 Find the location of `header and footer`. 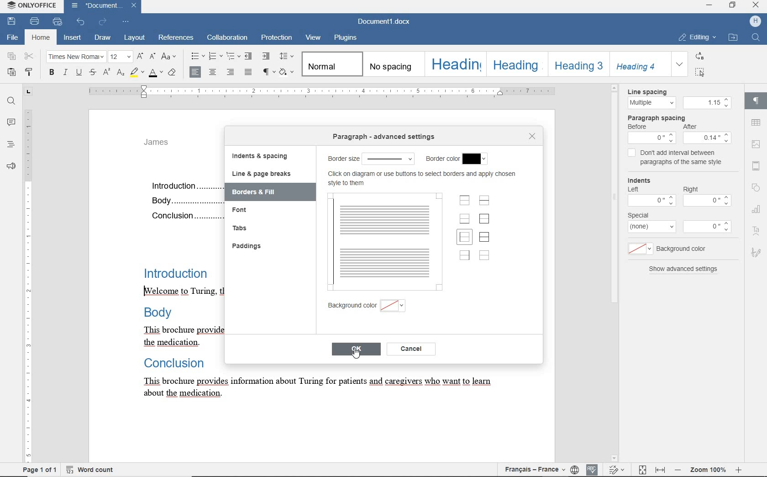

header and footer is located at coordinates (757, 166).